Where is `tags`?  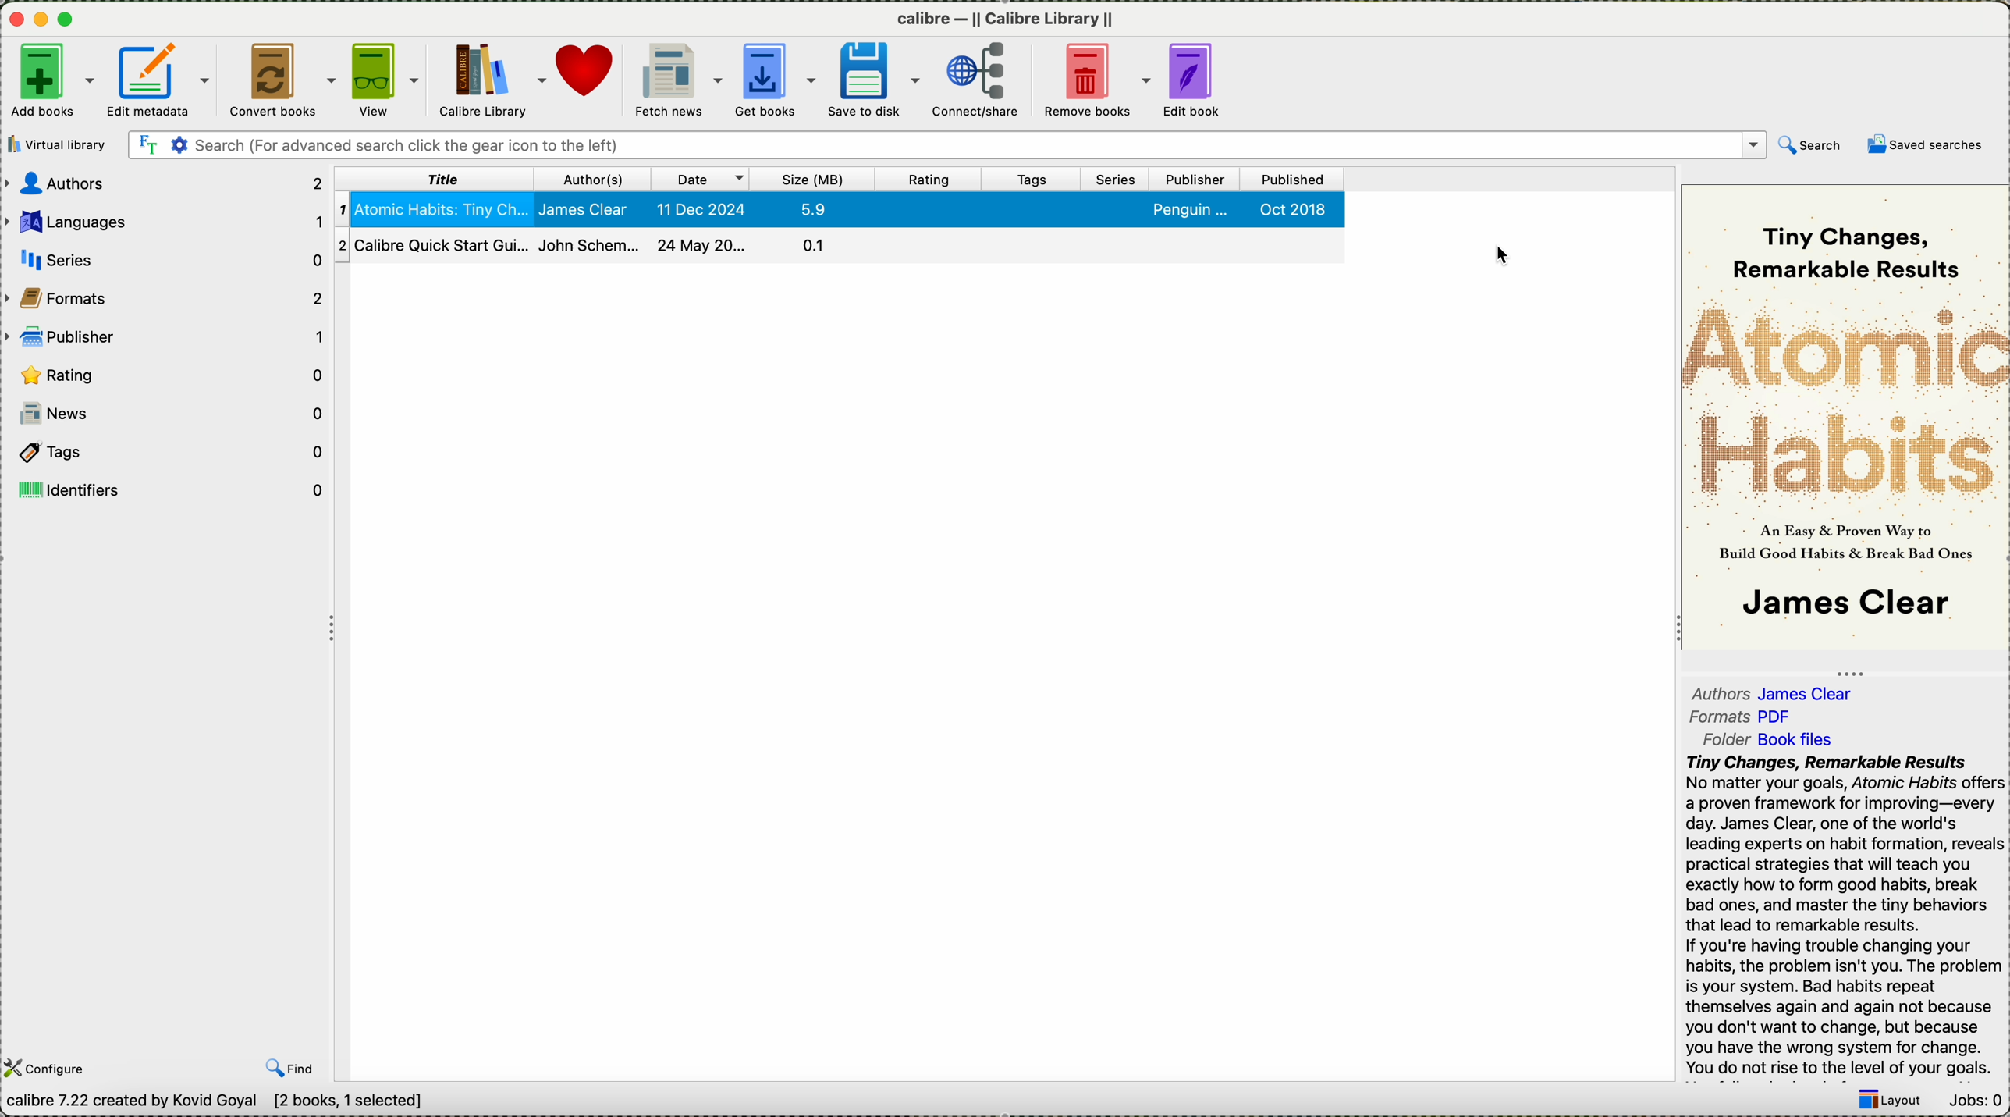
tags is located at coordinates (172, 453).